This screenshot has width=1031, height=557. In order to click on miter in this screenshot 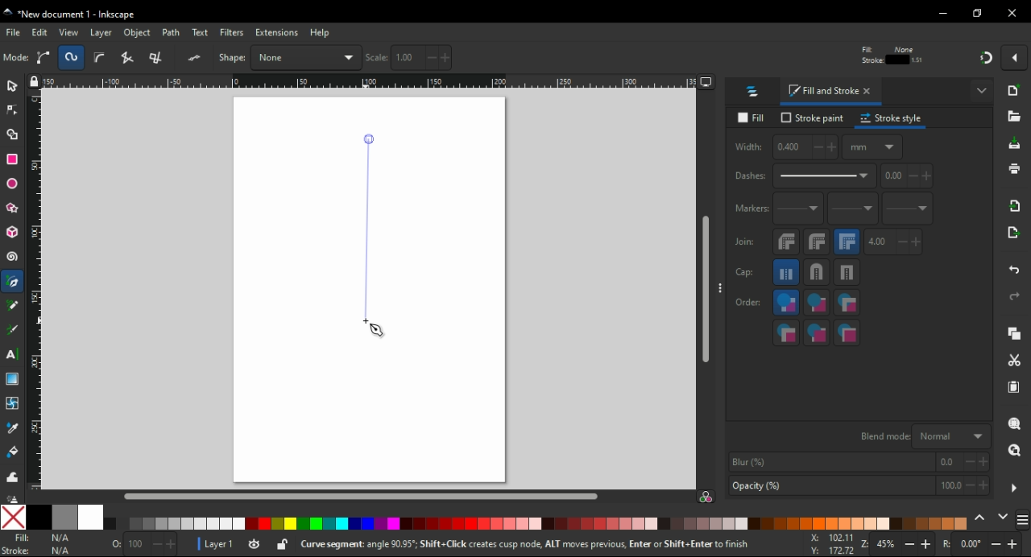, I will do `click(847, 241)`.